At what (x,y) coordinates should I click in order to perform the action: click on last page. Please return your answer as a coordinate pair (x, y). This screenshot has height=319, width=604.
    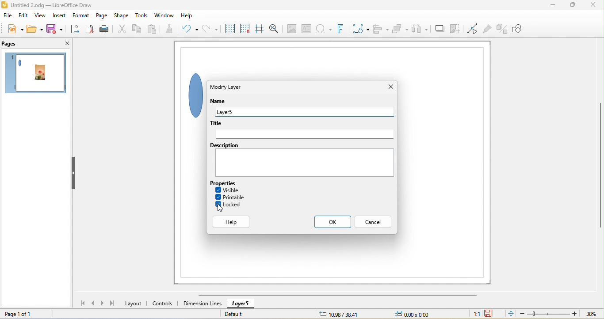
    Looking at the image, I should click on (112, 303).